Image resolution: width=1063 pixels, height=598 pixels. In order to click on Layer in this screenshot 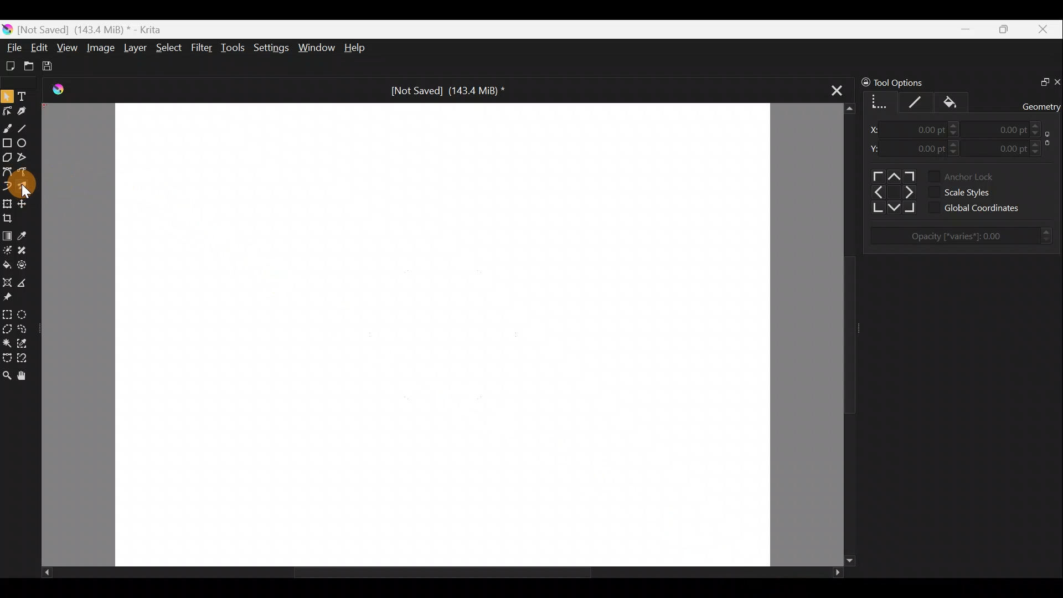, I will do `click(133, 48)`.